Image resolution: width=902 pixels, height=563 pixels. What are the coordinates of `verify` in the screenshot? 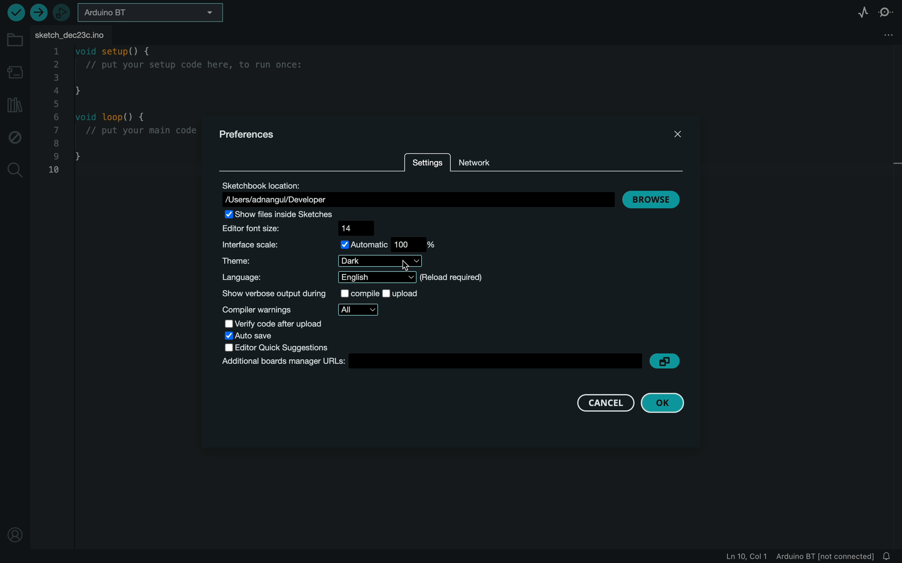 It's located at (15, 13).